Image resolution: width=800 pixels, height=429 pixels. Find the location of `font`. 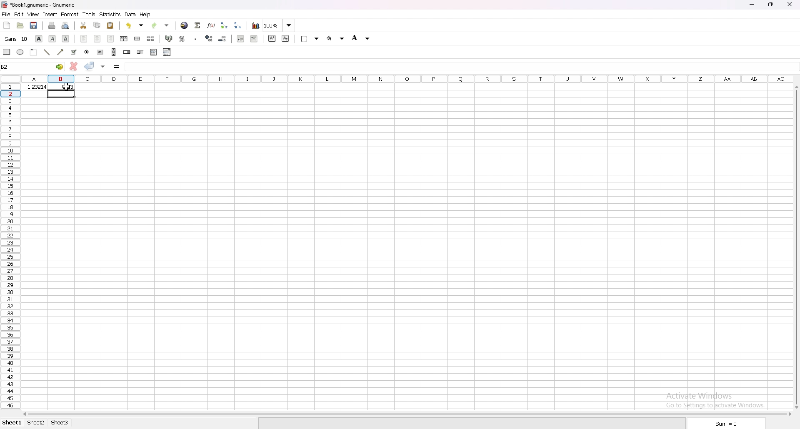

font is located at coordinates (17, 39).